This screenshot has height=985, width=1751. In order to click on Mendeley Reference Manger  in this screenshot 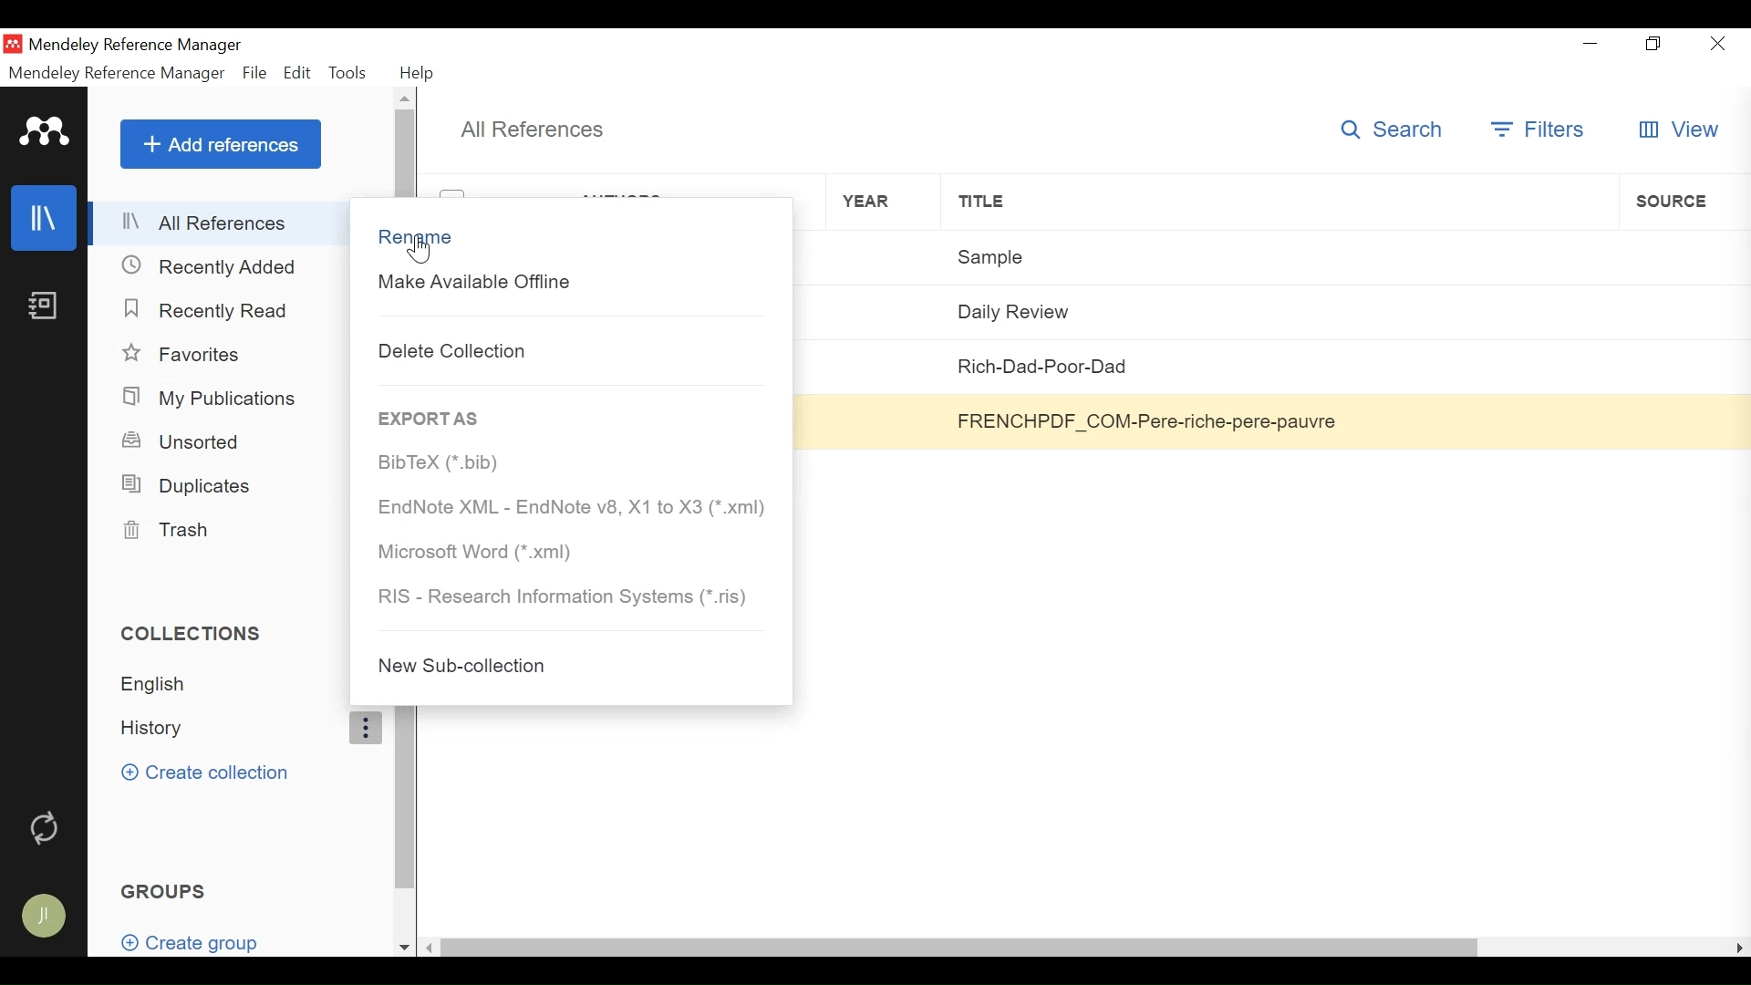, I will do `click(117, 73)`.